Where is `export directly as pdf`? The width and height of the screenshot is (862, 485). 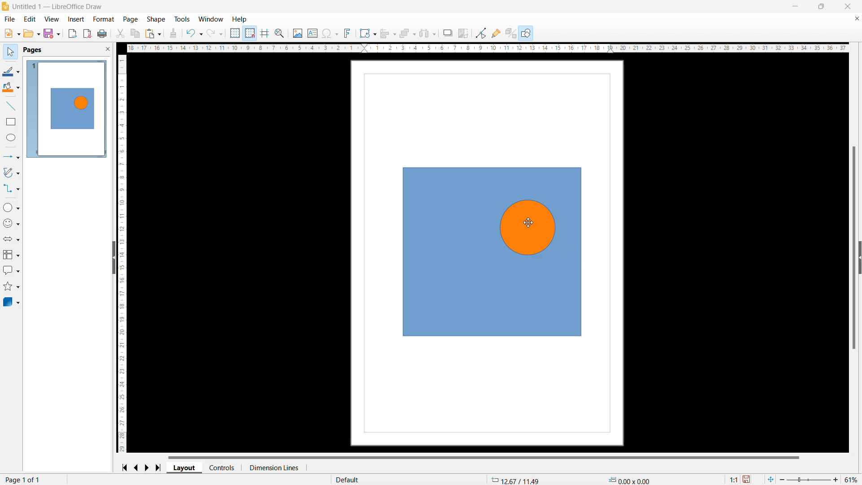
export directly as pdf is located at coordinates (87, 33).